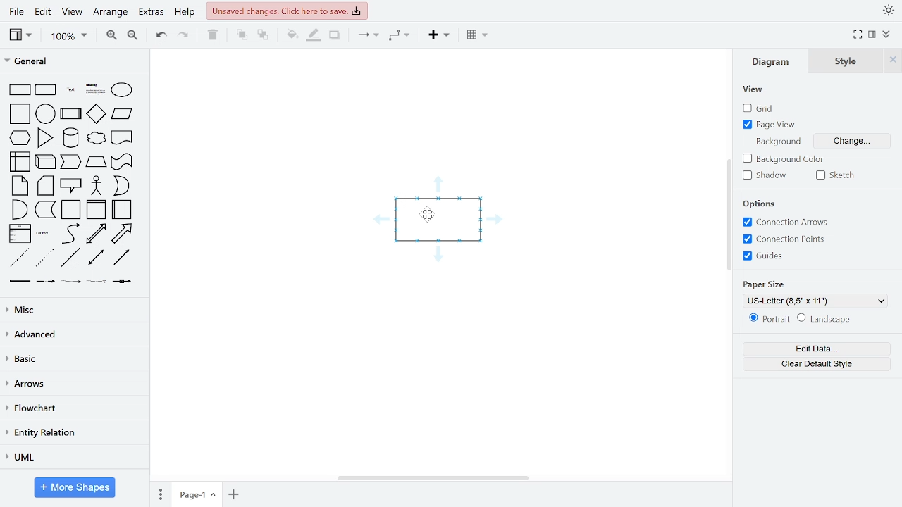 This screenshot has height=507, width=902. I want to click on zoom out, so click(134, 35).